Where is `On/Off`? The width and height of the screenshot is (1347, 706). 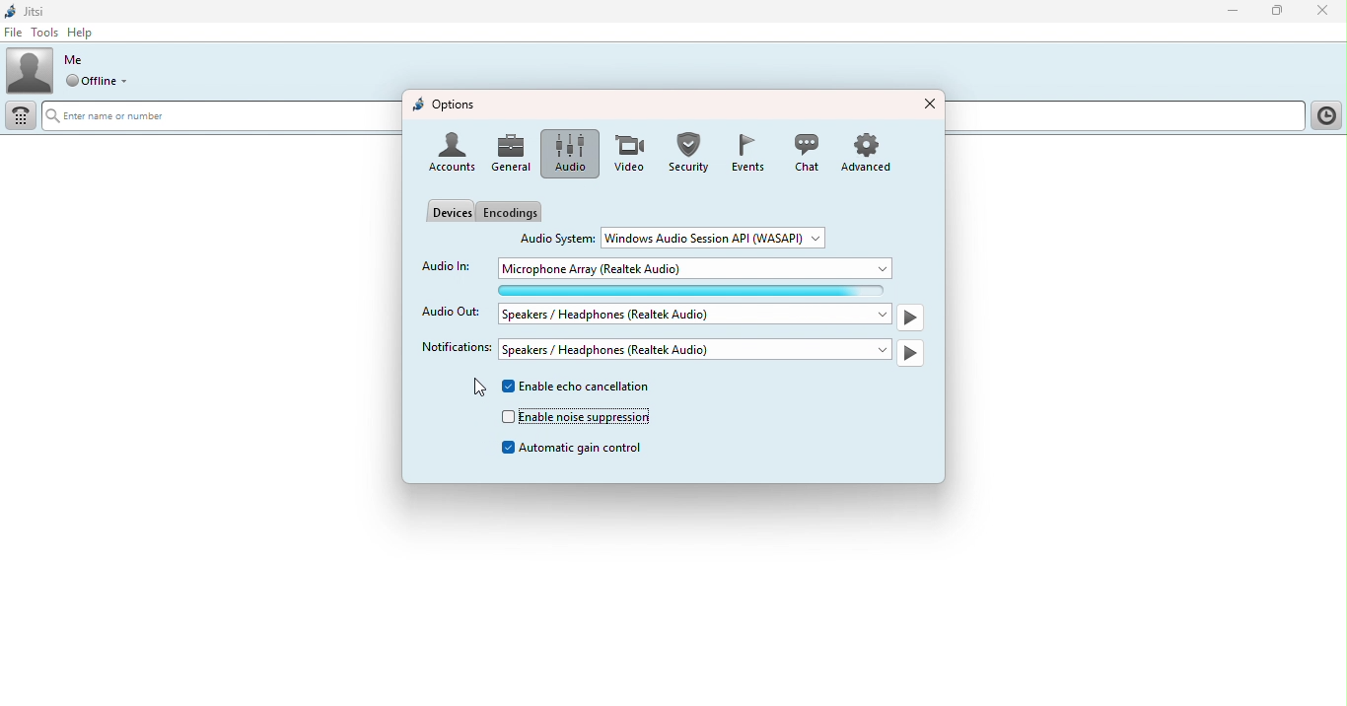 On/Off is located at coordinates (910, 319).